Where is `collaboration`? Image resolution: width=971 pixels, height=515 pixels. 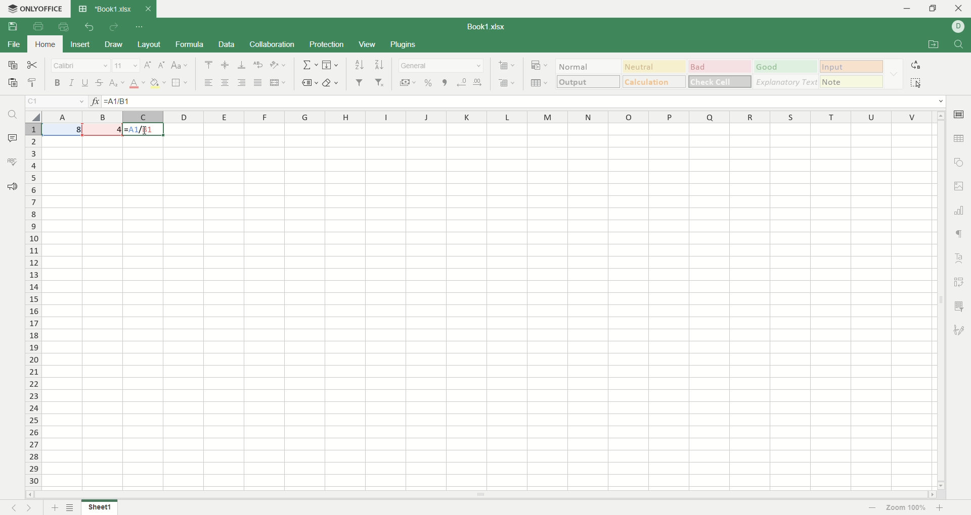 collaboration is located at coordinates (273, 44).